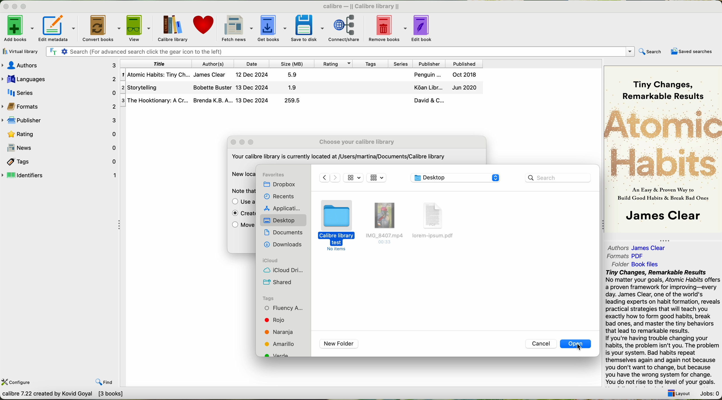 This screenshot has width=722, height=400. Describe the element at coordinates (464, 63) in the screenshot. I see `published` at that location.